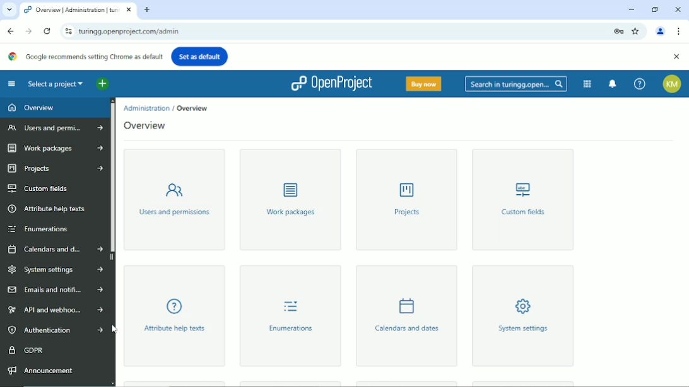 The image size is (689, 387). What do you see at coordinates (102, 84) in the screenshot?
I see `Open quick add menu` at bounding box center [102, 84].